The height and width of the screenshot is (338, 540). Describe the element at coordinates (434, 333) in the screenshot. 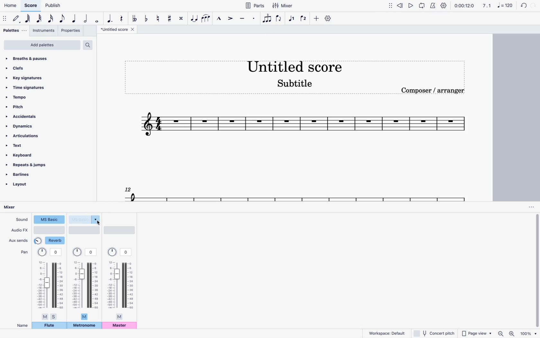

I see `concert pitch` at that location.